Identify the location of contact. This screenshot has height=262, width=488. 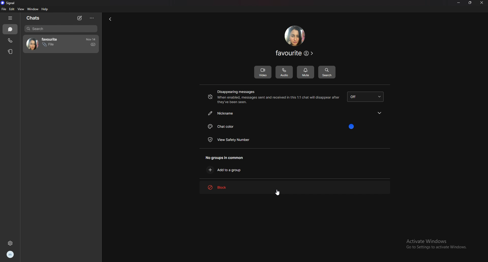
(44, 43).